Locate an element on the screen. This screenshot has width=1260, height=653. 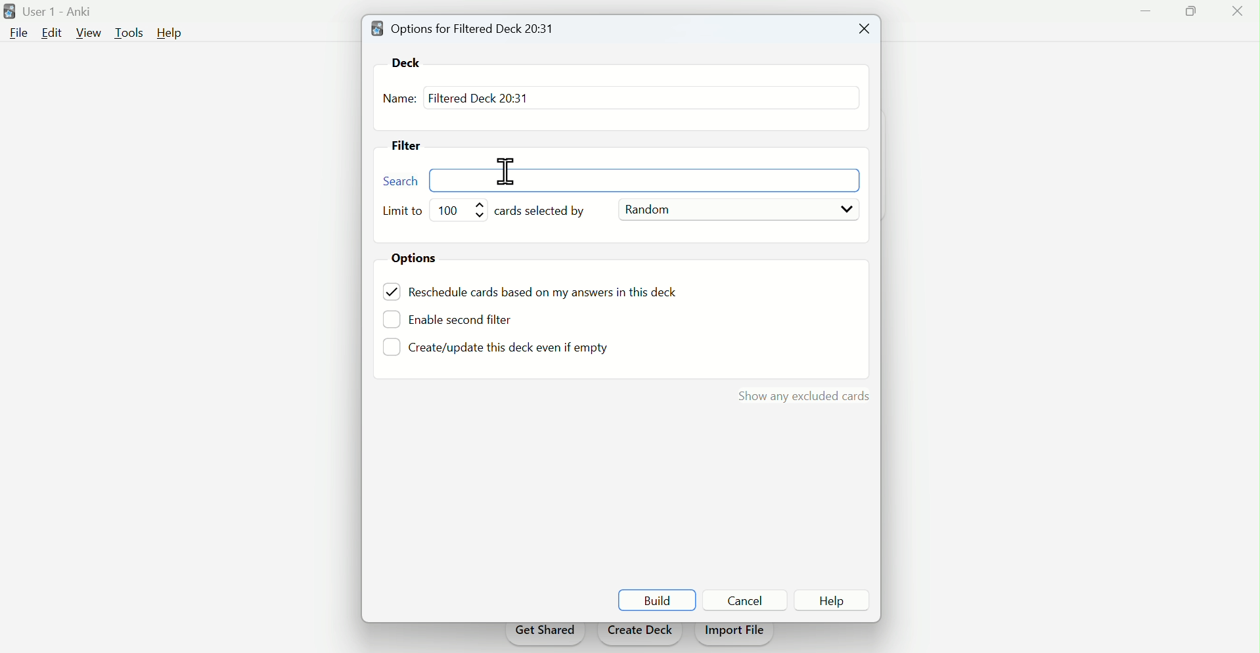
Get shared is located at coordinates (544, 635).